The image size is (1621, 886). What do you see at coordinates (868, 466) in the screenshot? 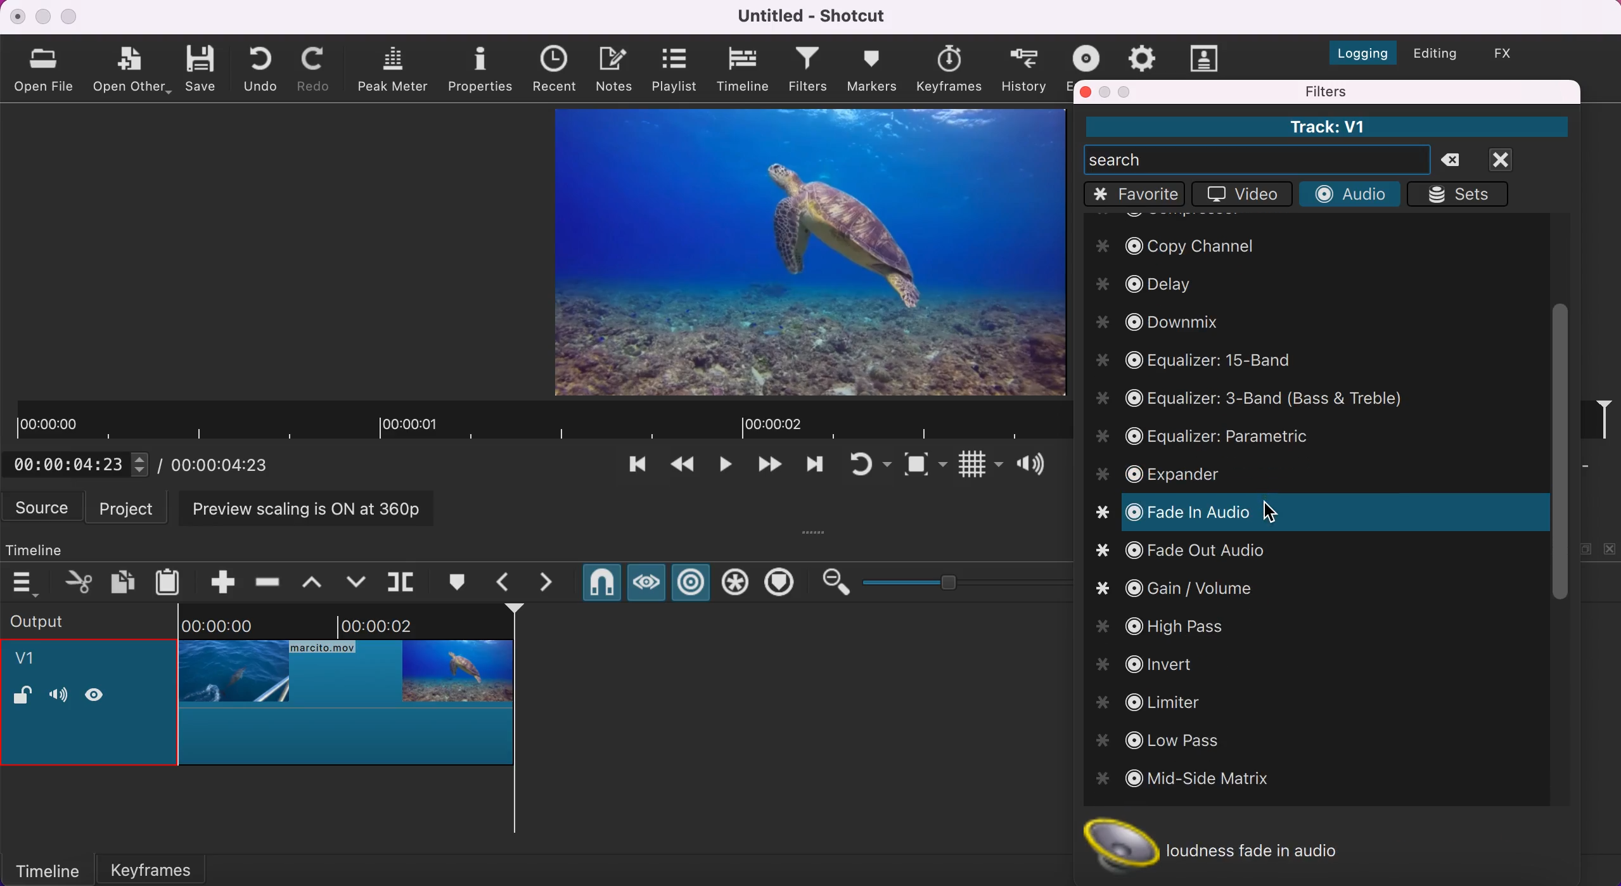
I see `toggle player looping` at bounding box center [868, 466].